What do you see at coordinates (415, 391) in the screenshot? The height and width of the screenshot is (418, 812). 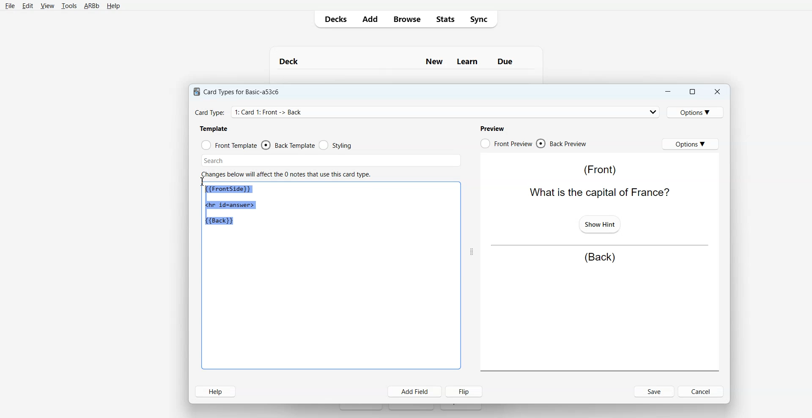 I see `Add Field` at bounding box center [415, 391].